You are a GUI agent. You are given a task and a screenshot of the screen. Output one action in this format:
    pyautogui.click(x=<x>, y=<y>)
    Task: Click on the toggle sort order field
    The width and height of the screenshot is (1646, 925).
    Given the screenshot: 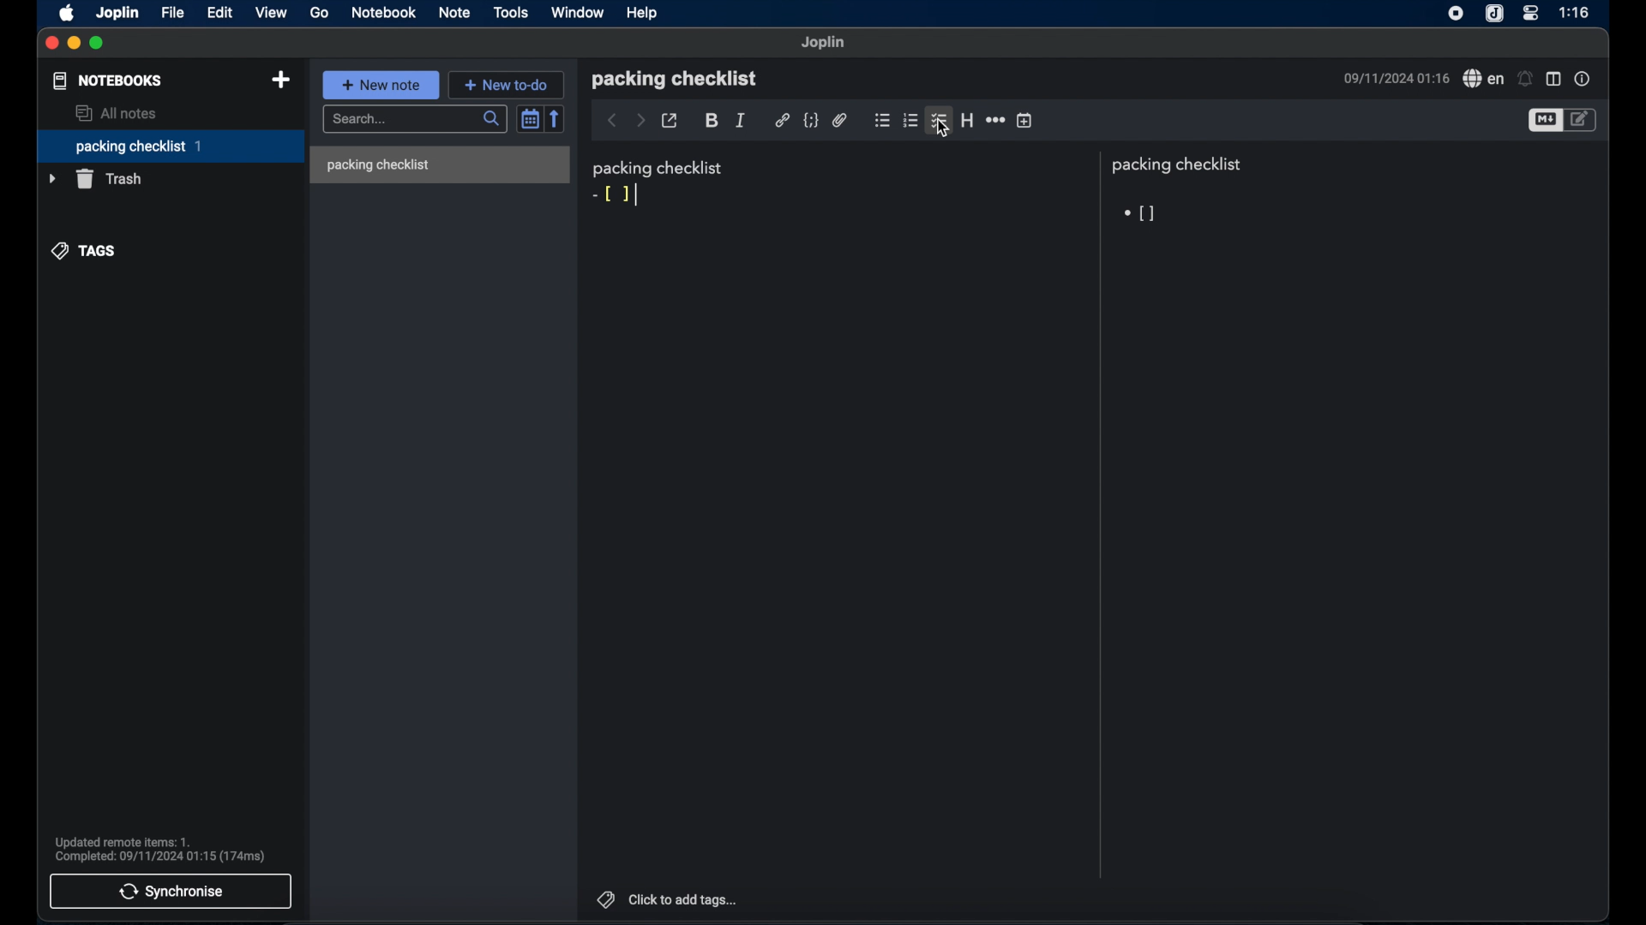 What is the action you would take?
    pyautogui.click(x=529, y=118)
    